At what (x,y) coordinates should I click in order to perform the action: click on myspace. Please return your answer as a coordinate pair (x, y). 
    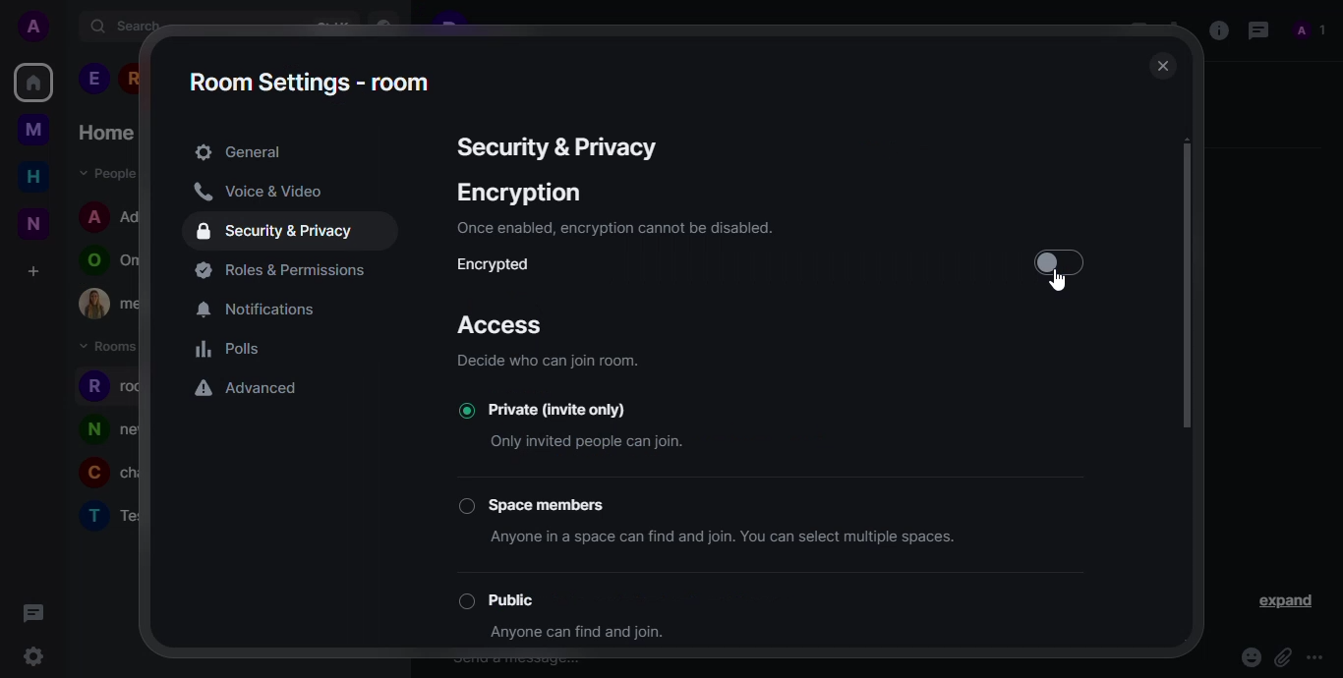
    Looking at the image, I should click on (33, 129).